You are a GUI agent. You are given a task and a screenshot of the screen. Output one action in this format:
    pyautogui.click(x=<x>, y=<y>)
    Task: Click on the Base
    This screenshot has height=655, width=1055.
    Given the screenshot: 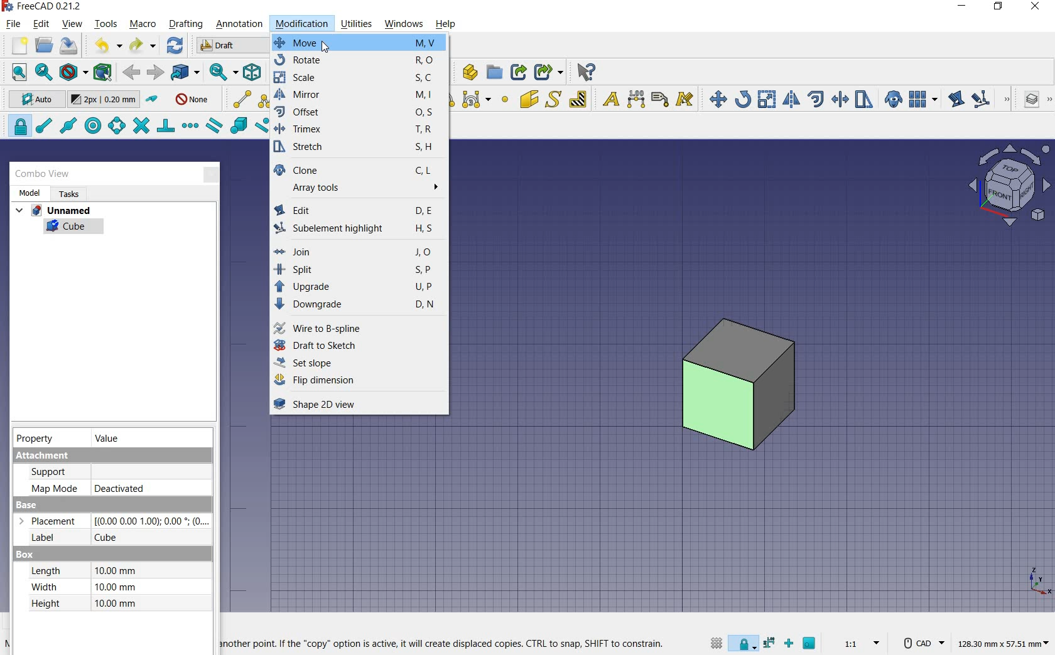 What is the action you would take?
    pyautogui.click(x=28, y=505)
    